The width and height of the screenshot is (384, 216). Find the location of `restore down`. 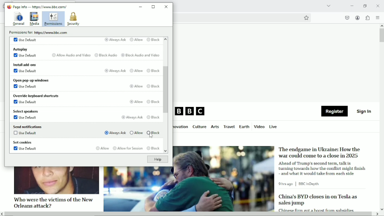

restore down is located at coordinates (365, 6).